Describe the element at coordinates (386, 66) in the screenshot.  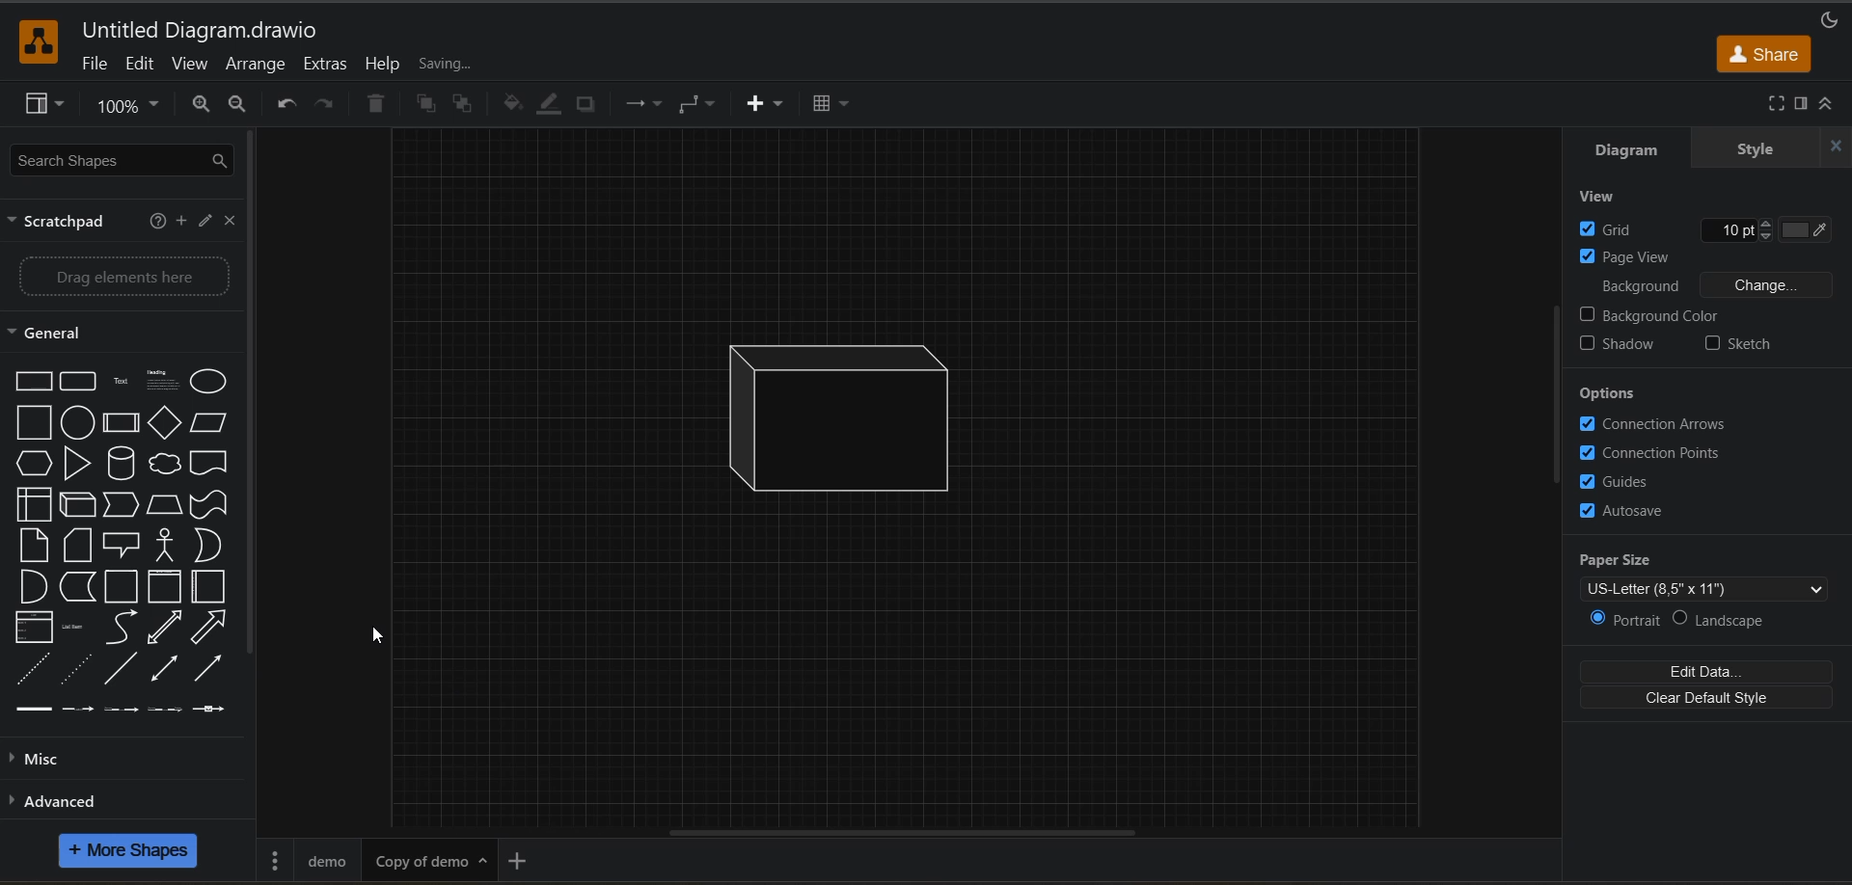
I see `help` at that location.